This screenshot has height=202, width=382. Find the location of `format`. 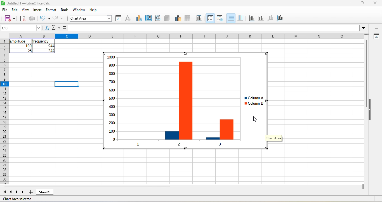

format is located at coordinates (51, 10).